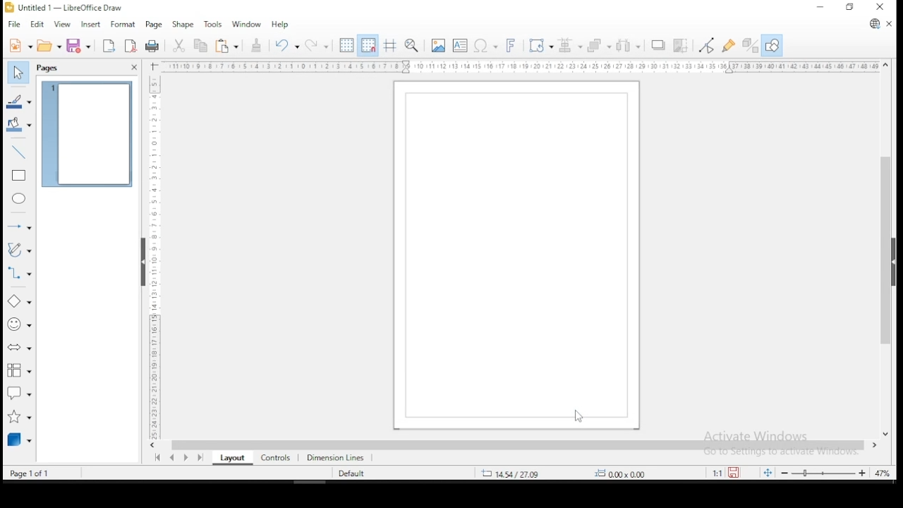 The width and height of the screenshot is (903, 508). Describe the element at coordinates (577, 416) in the screenshot. I see `cursor` at that location.